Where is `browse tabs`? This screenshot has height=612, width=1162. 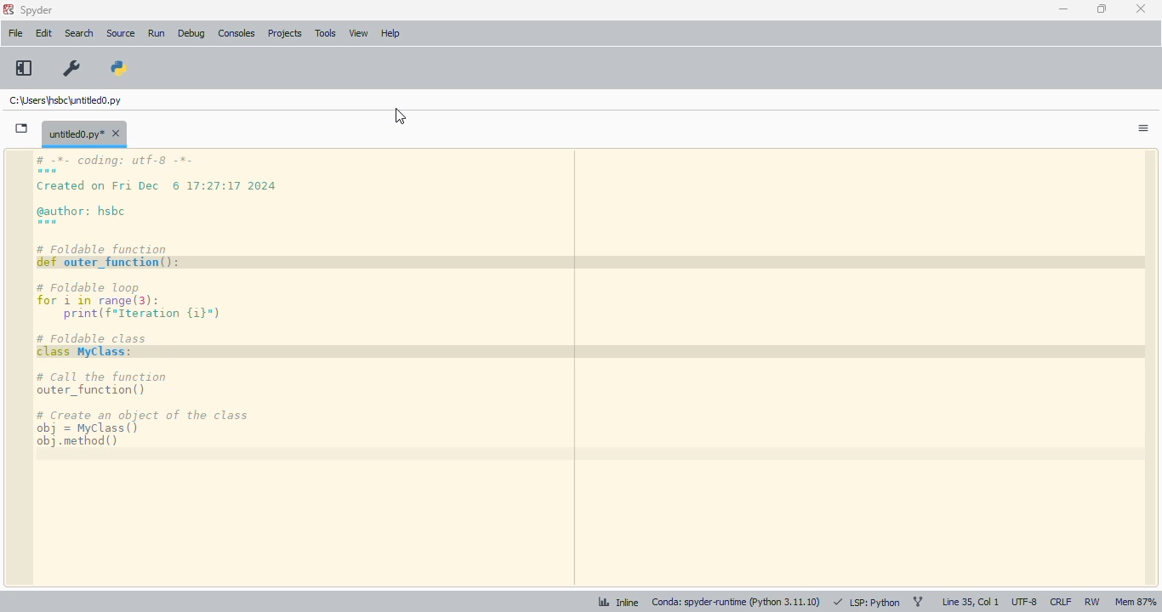
browse tabs is located at coordinates (23, 128).